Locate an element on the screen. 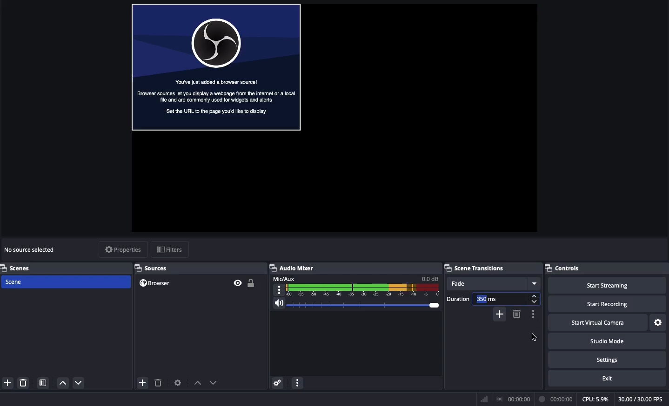  move up is located at coordinates (199, 384).